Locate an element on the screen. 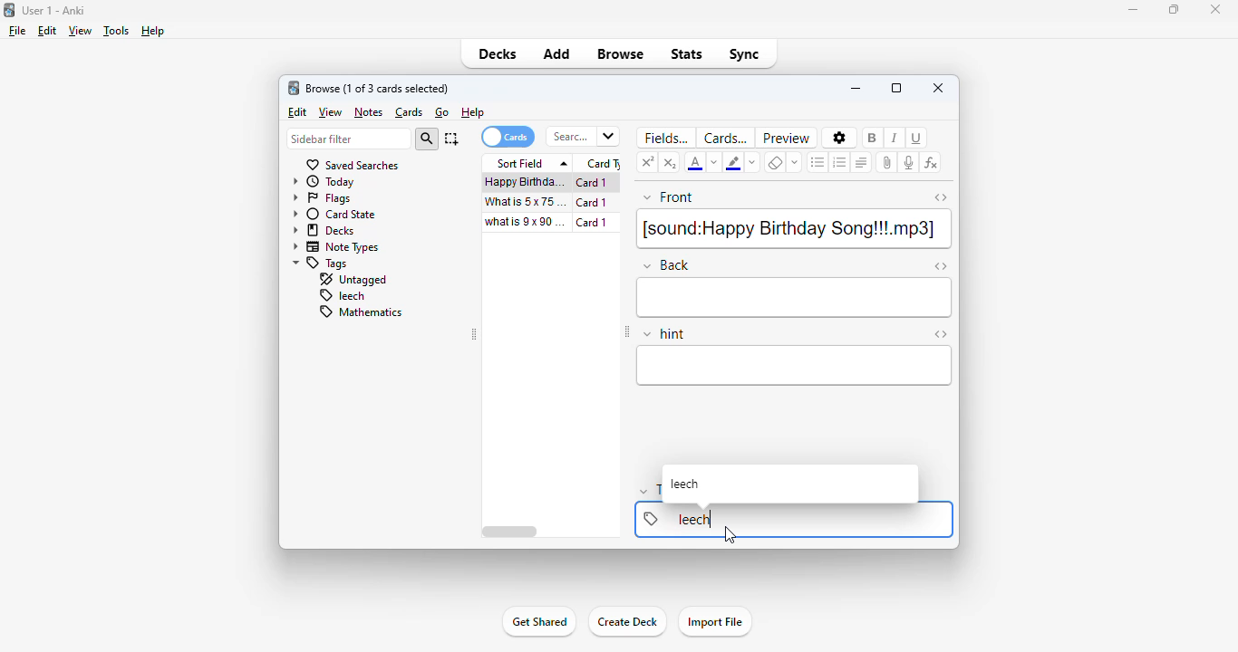 Image resolution: width=1238 pixels, height=652 pixels. superscript is located at coordinates (648, 161).